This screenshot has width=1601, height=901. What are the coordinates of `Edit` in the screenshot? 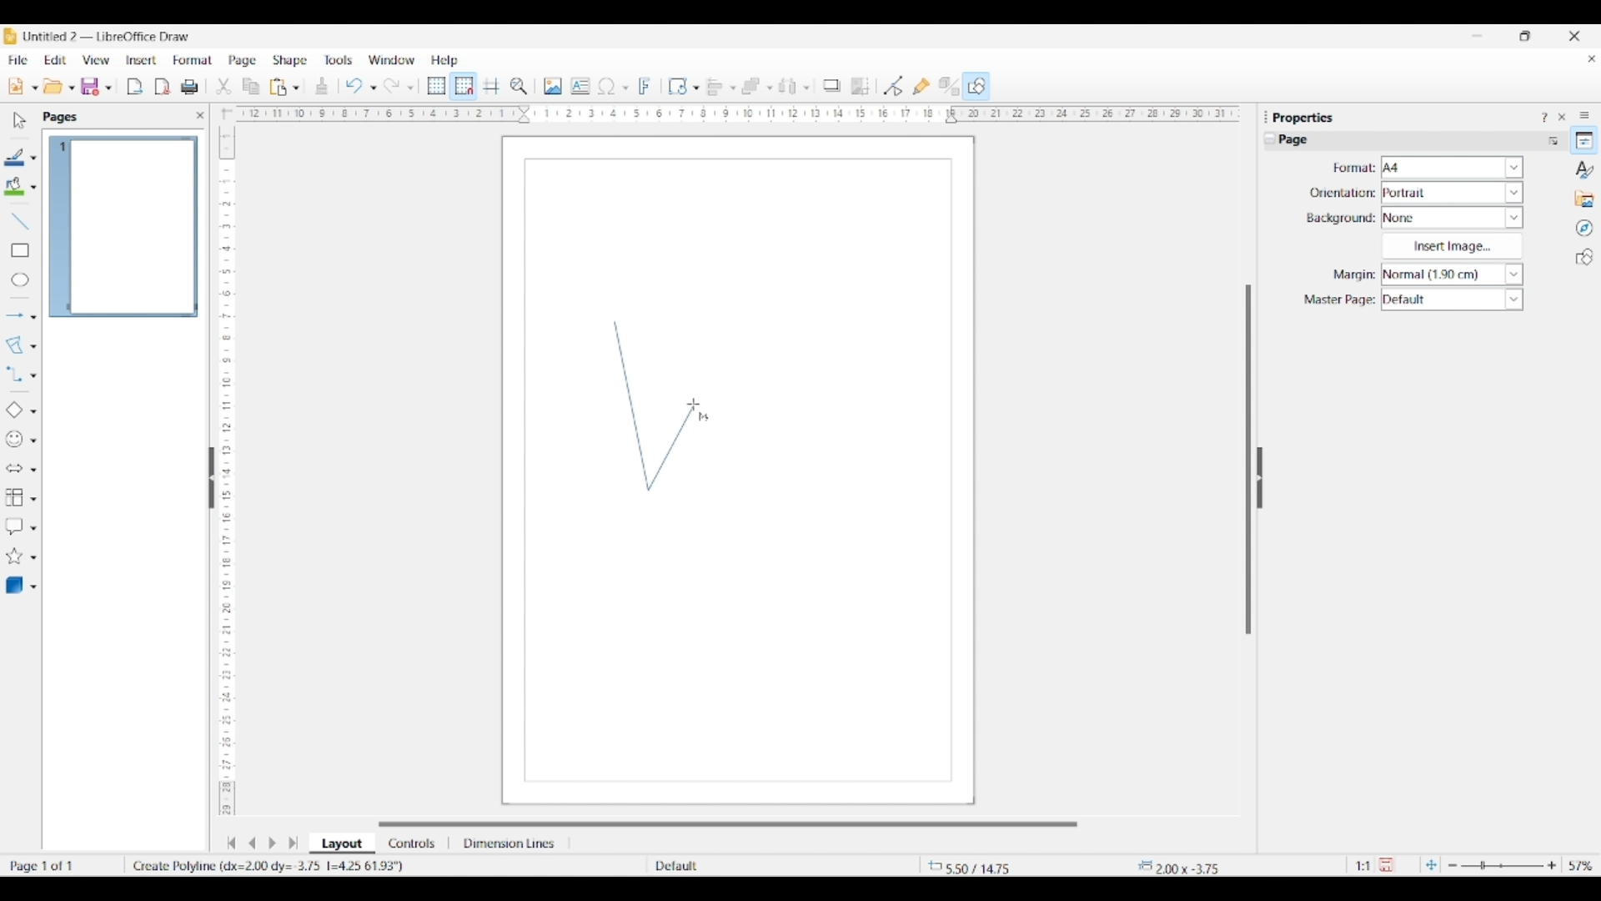 It's located at (55, 60).